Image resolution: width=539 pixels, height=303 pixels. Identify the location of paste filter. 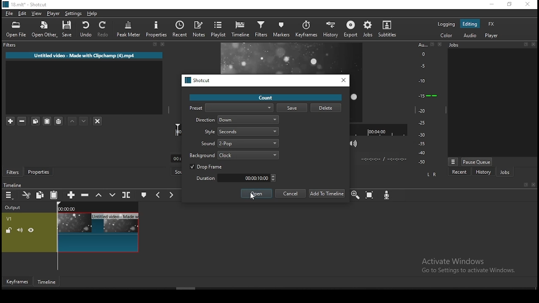
(48, 121).